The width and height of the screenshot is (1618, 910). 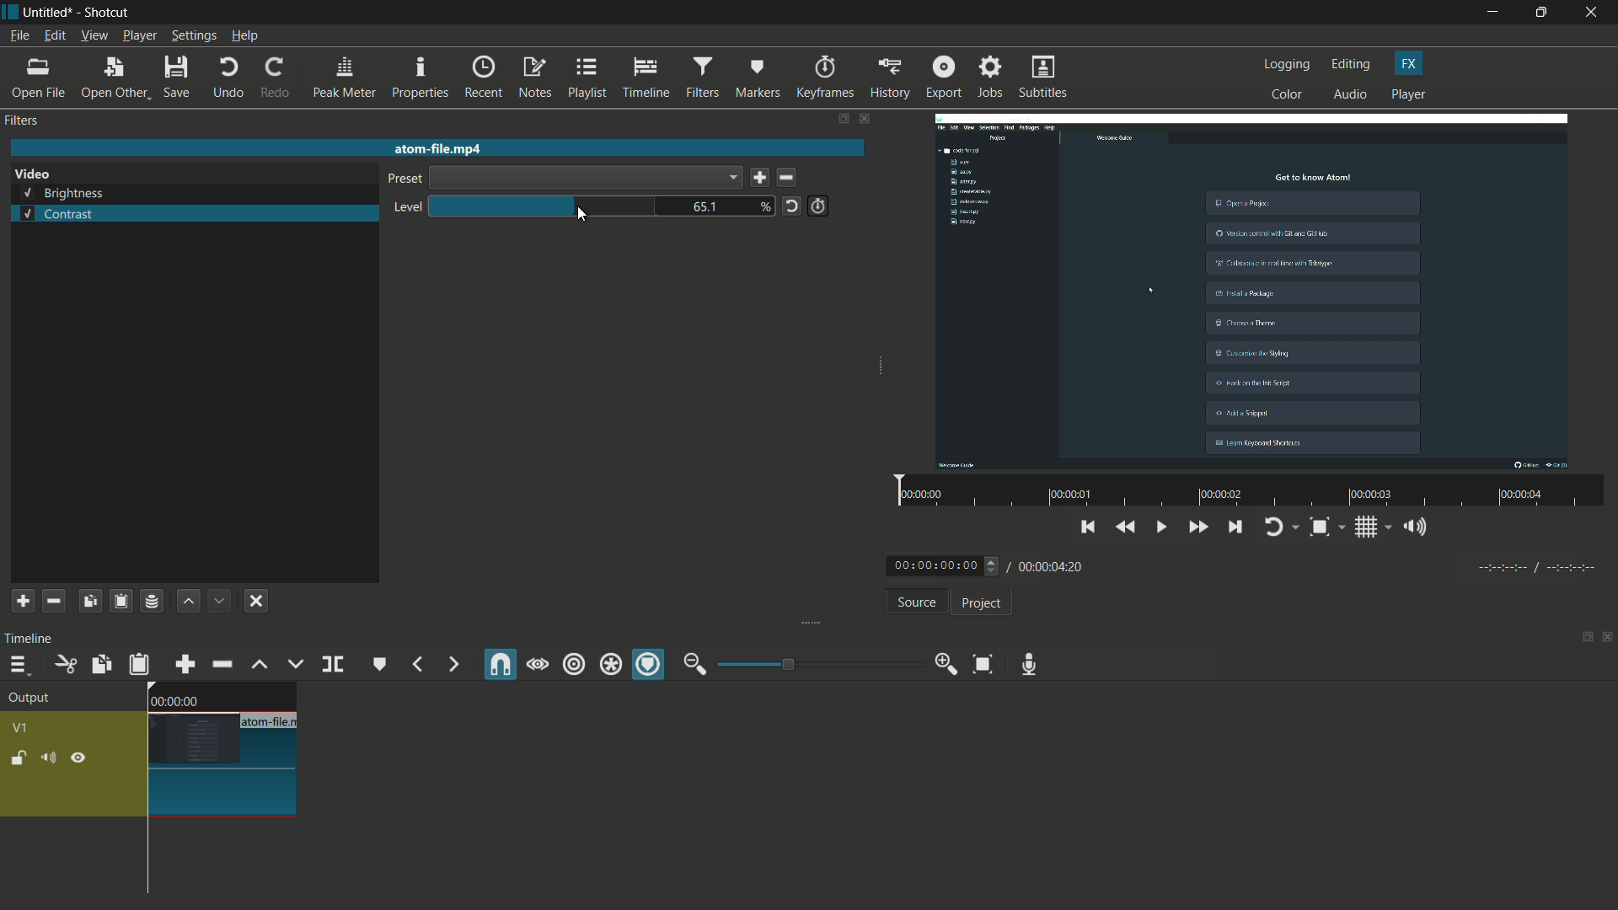 What do you see at coordinates (222, 665) in the screenshot?
I see `ripple delete` at bounding box center [222, 665].